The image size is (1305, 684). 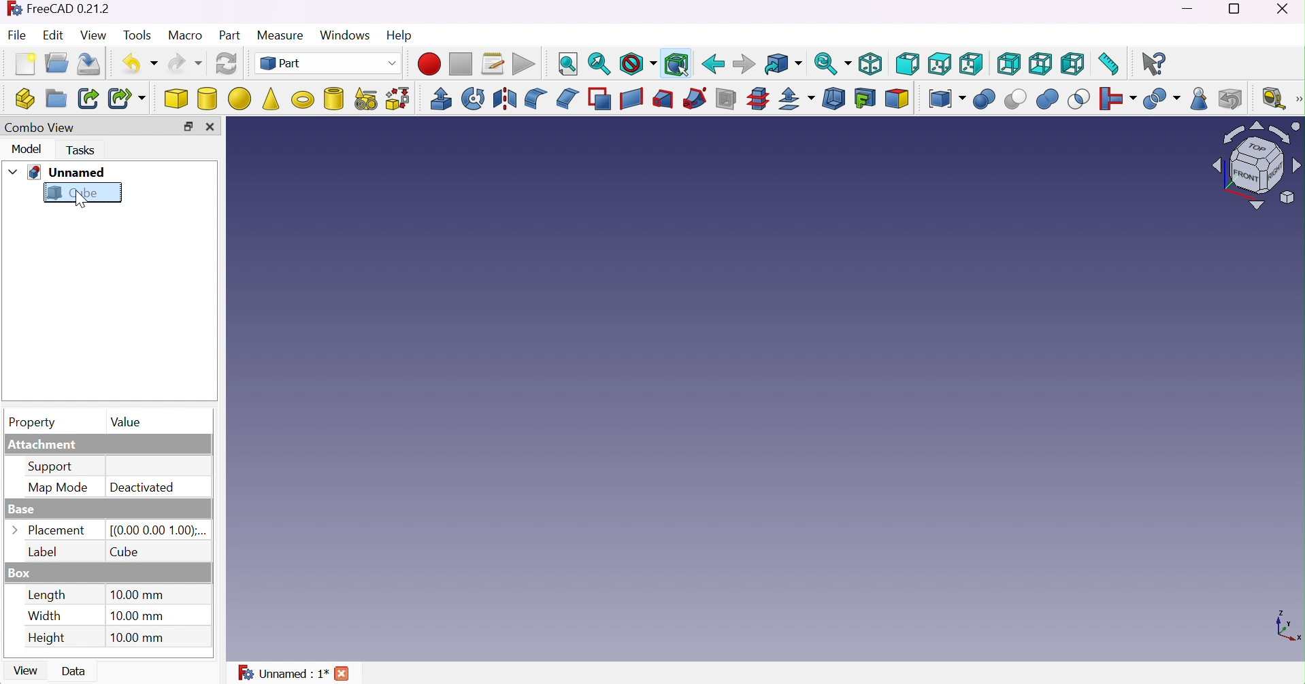 I want to click on Left, so click(x=1073, y=65).